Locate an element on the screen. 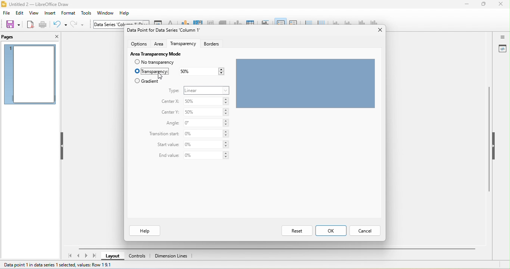  window is located at coordinates (108, 13).